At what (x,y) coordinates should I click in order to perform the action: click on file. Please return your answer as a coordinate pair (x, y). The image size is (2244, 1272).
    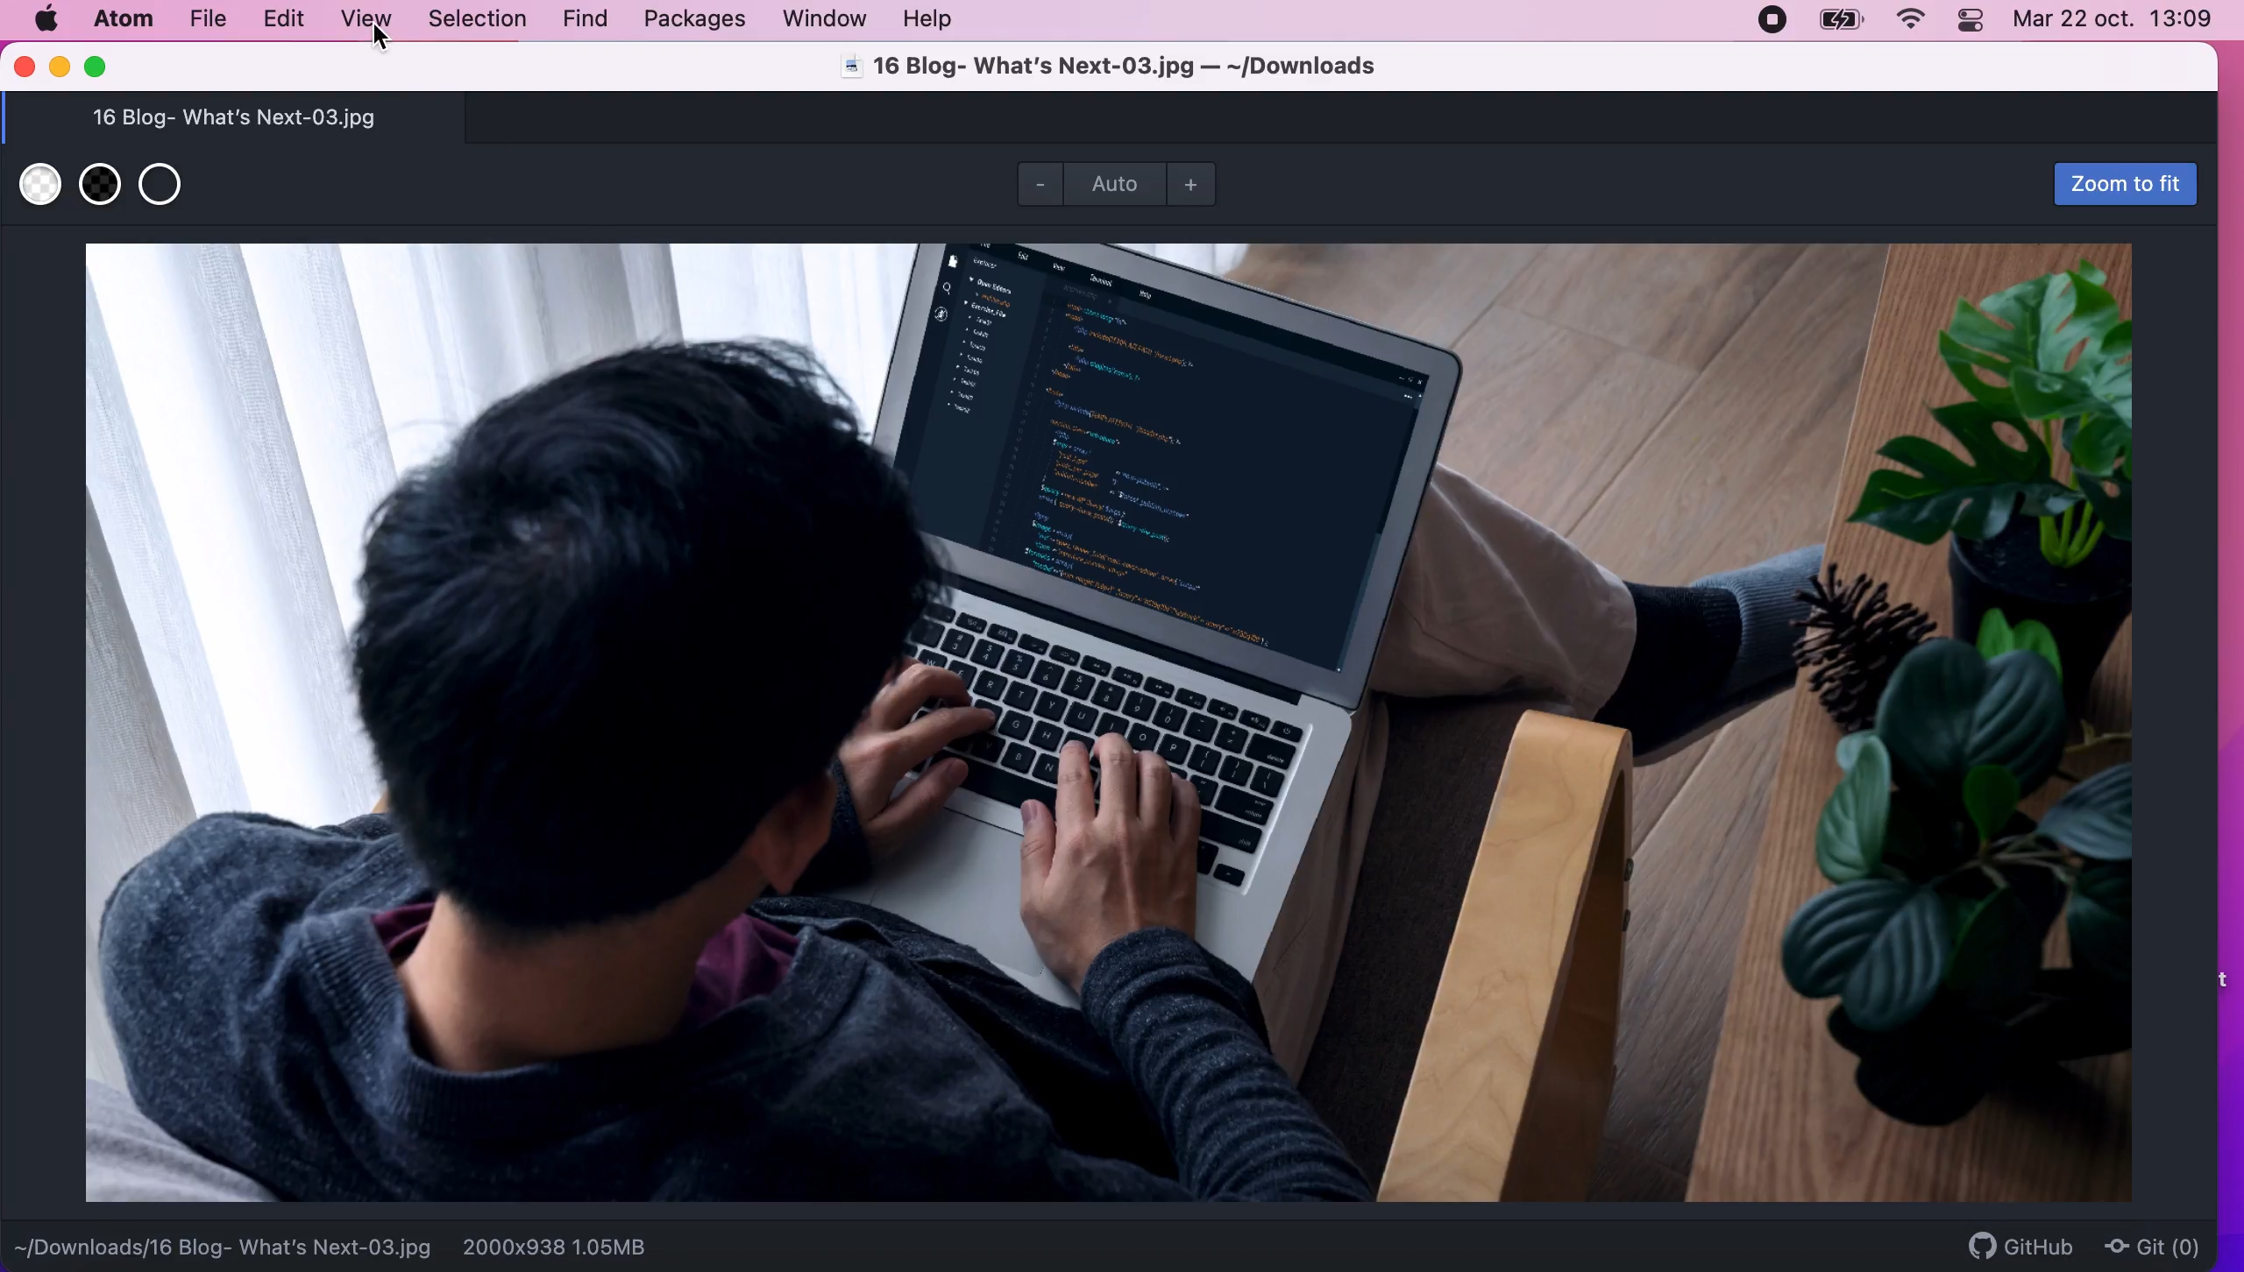
    Looking at the image, I should click on (208, 19).